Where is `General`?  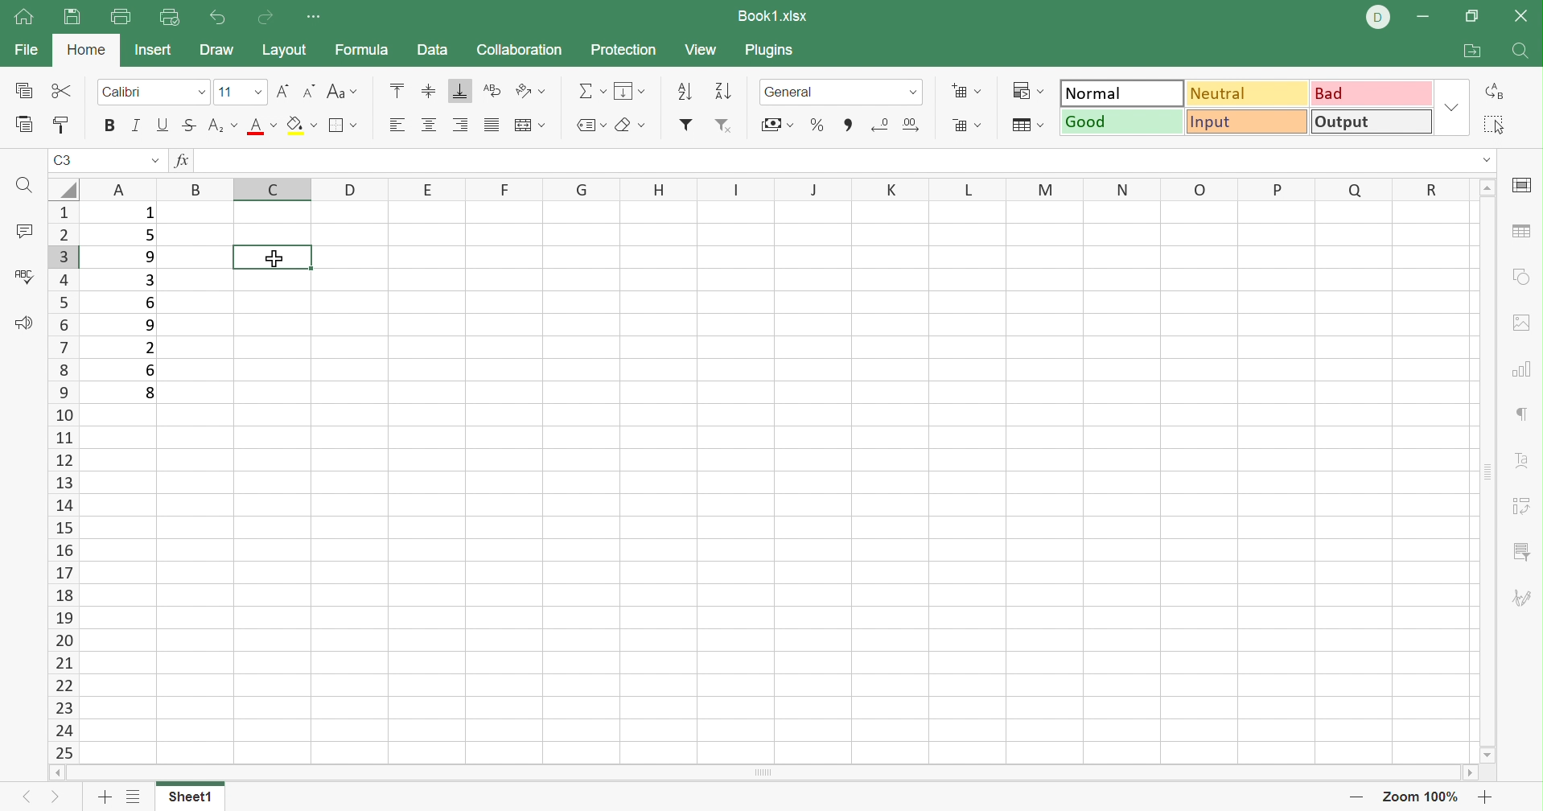 General is located at coordinates (792, 92).